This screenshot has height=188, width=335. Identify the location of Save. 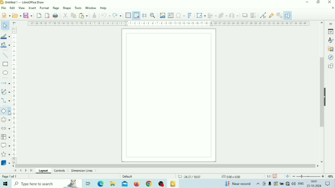
(275, 176).